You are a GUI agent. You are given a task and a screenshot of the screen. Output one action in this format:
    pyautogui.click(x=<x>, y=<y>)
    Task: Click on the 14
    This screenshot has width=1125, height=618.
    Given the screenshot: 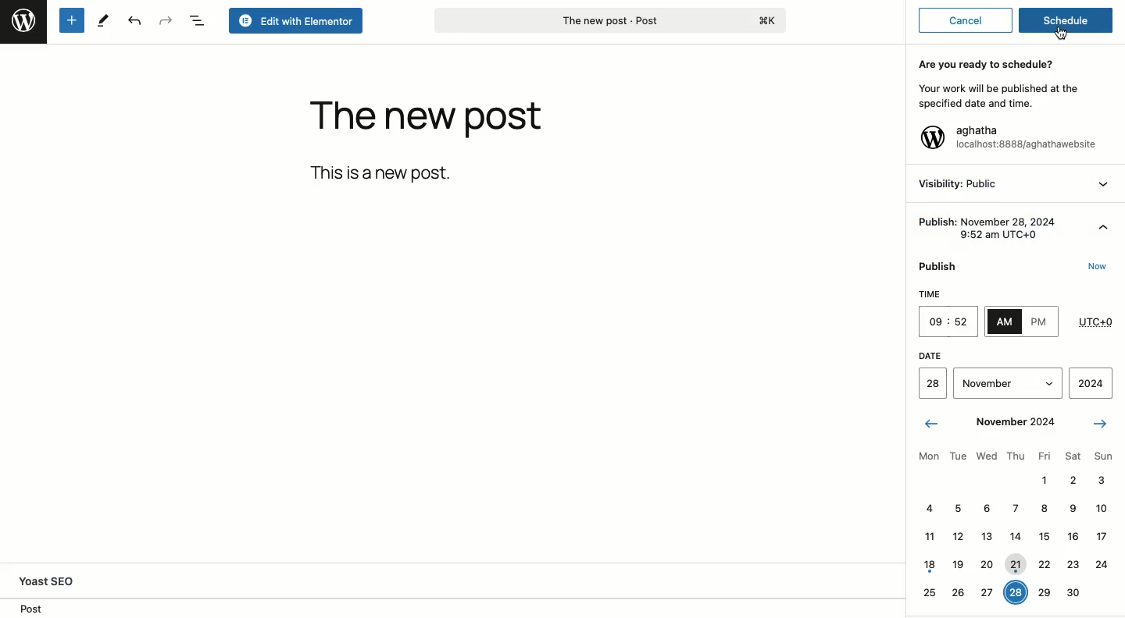 What is the action you would take?
    pyautogui.click(x=1015, y=533)
    